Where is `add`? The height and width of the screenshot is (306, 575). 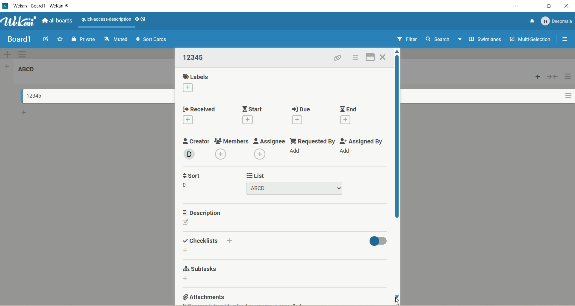 add is located at coordinates (190, 88).